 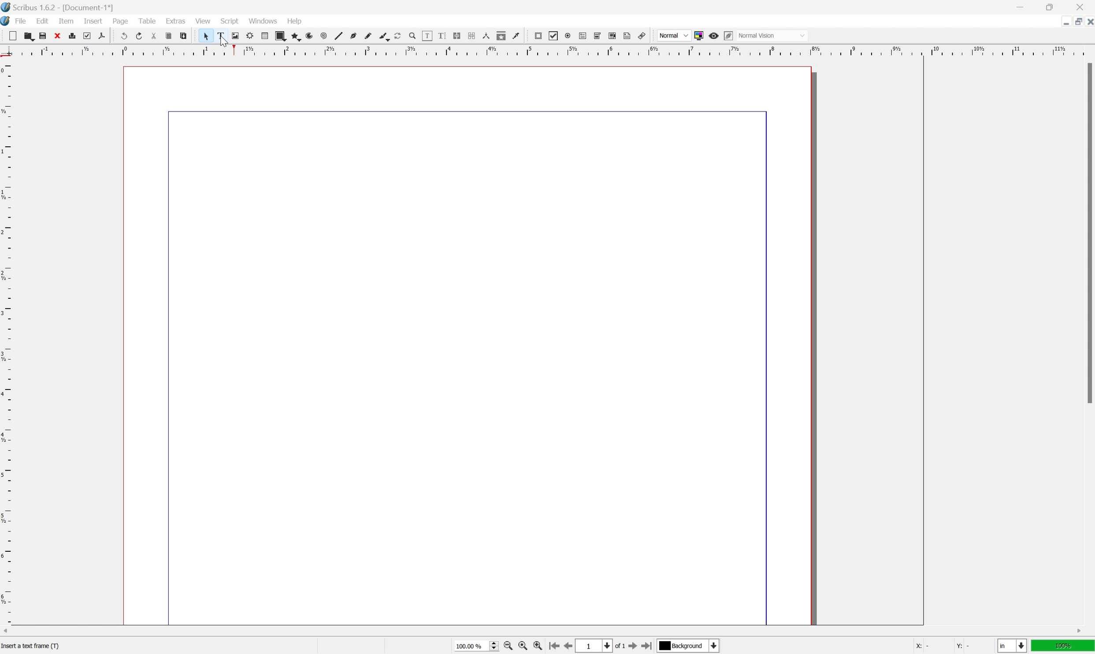 What do you see at coordinates (203, 22) in the screenshot?
I see `view` at bounding box center [203, 22].